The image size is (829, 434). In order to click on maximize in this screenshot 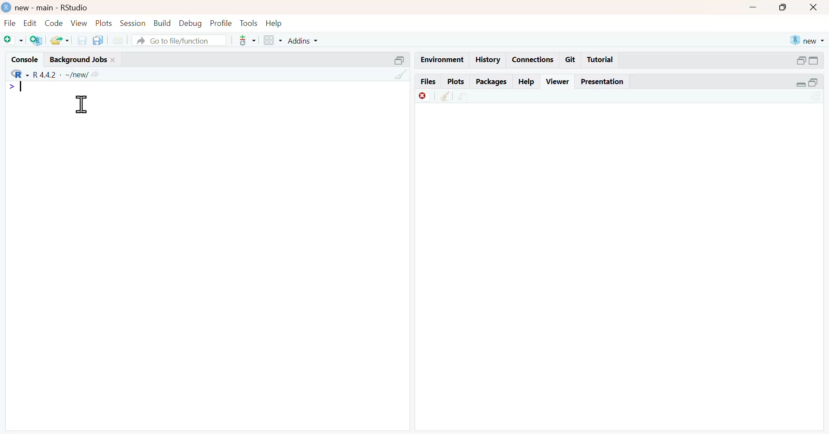, I will do `click(819, 84)`.